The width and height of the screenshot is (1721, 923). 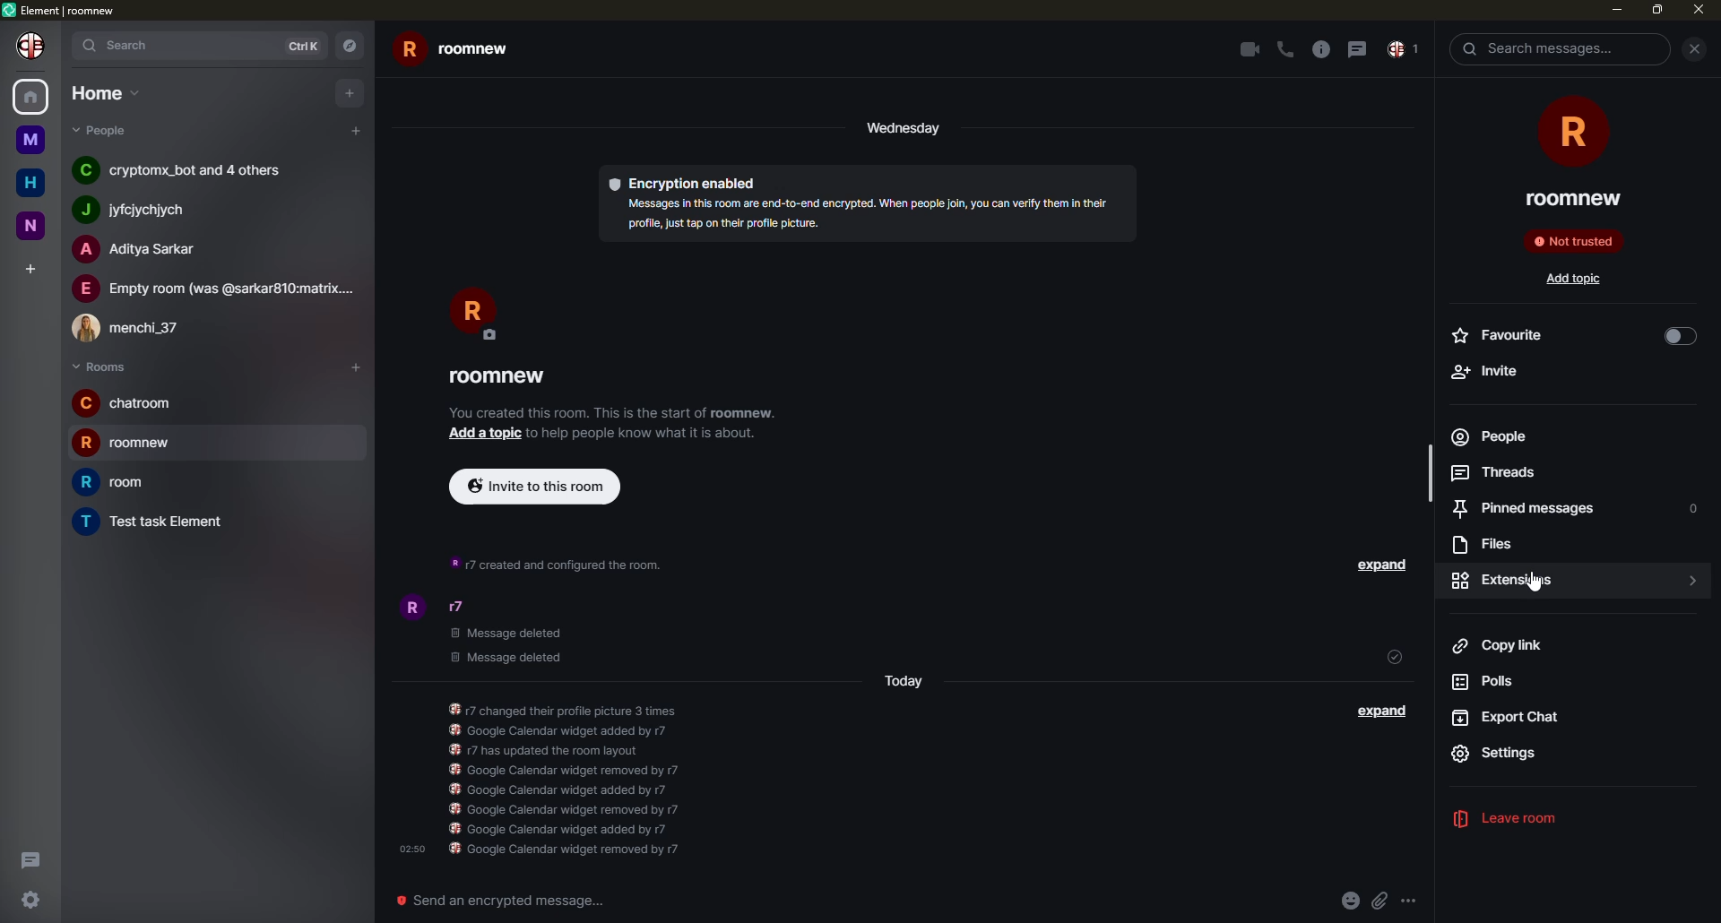 What do you see at coordinates (1378, 899) in the screenshot?
I see `attach` at bounding box center [1378, 899].